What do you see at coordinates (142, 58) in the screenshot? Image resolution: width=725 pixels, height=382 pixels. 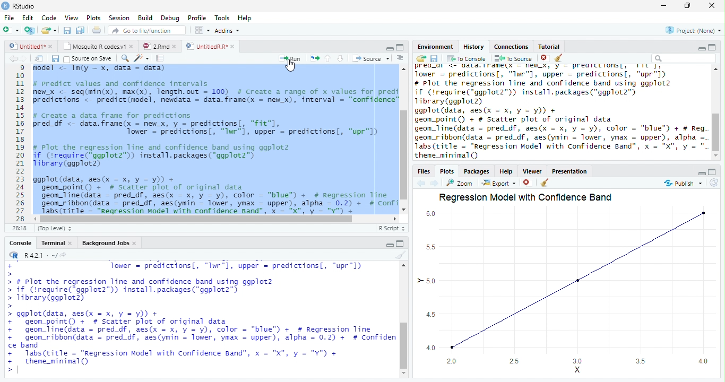 I see `Code ` at bounding box center [142, 58].